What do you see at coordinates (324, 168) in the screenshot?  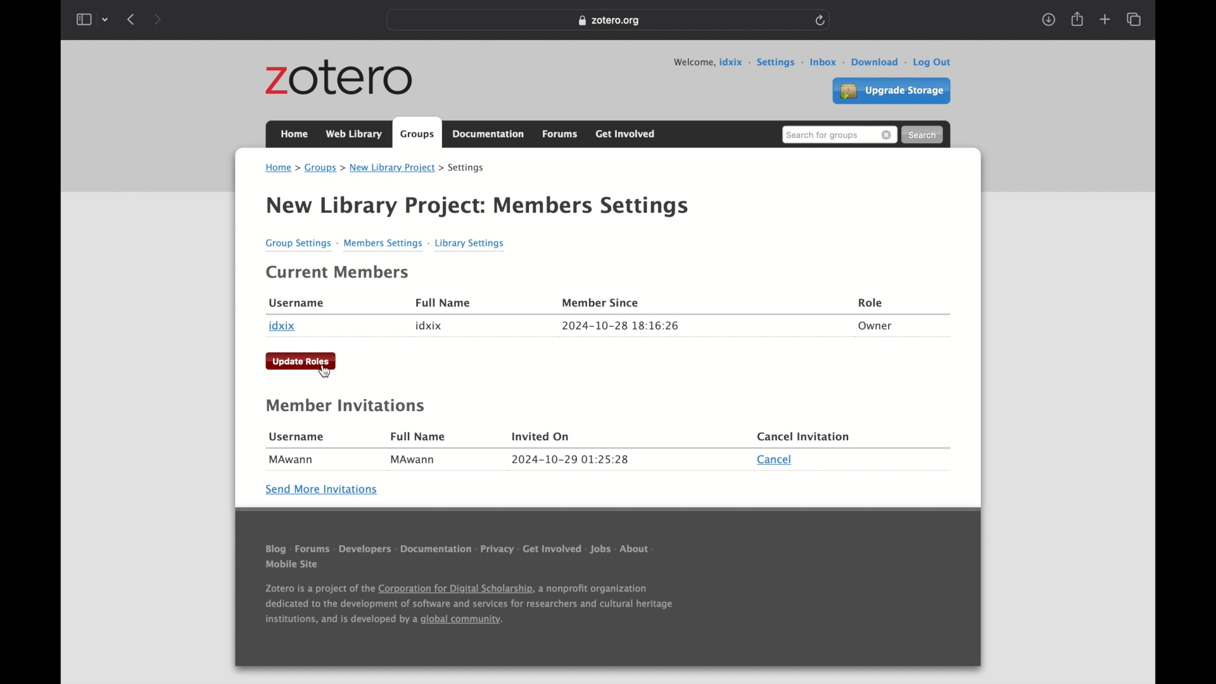 I see `groups` at bounding box center [324, 168].